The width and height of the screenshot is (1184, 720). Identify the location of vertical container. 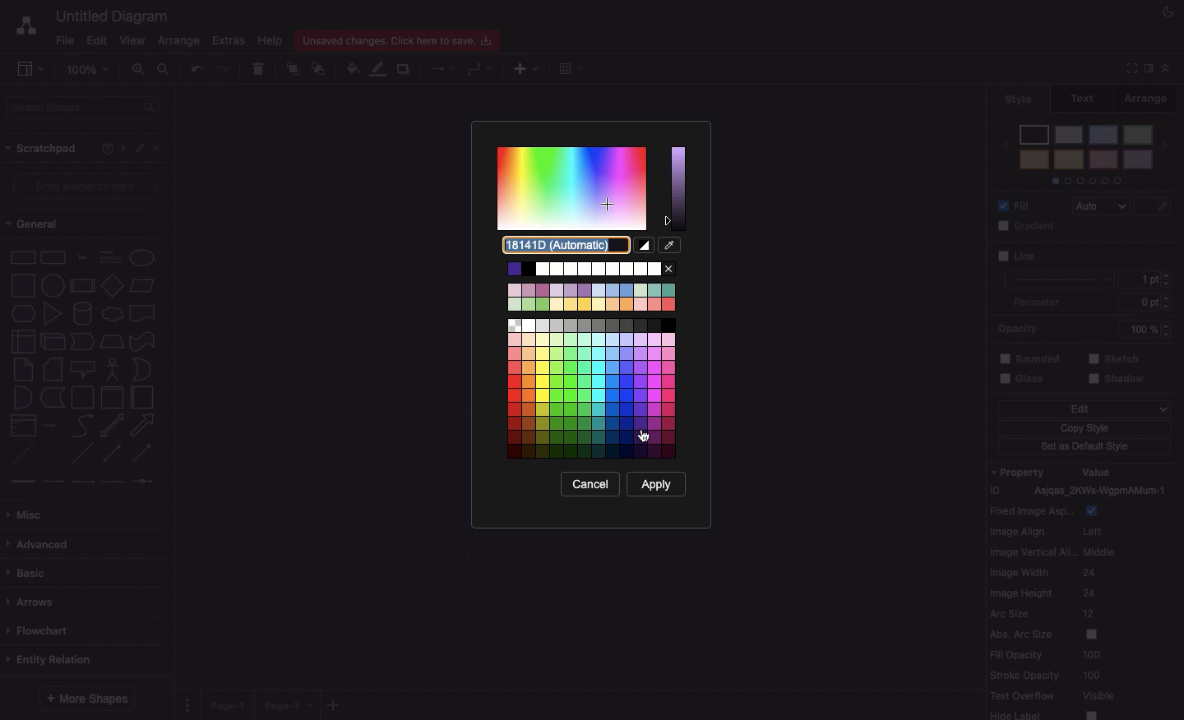
(111, 398).